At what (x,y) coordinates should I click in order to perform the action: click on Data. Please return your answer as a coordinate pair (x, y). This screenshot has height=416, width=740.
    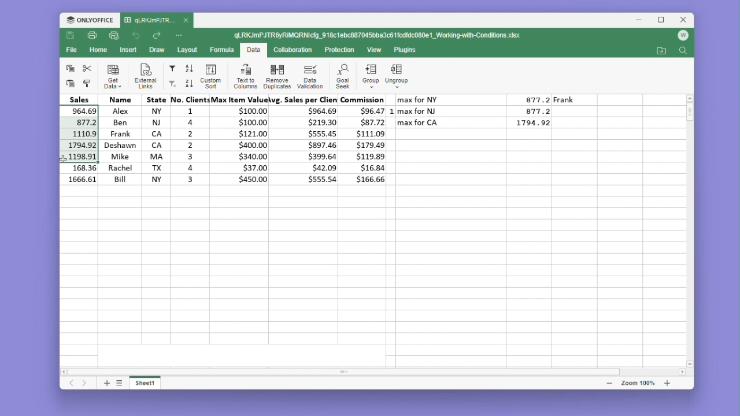
    Looking at the image, I should click on (245, 144).